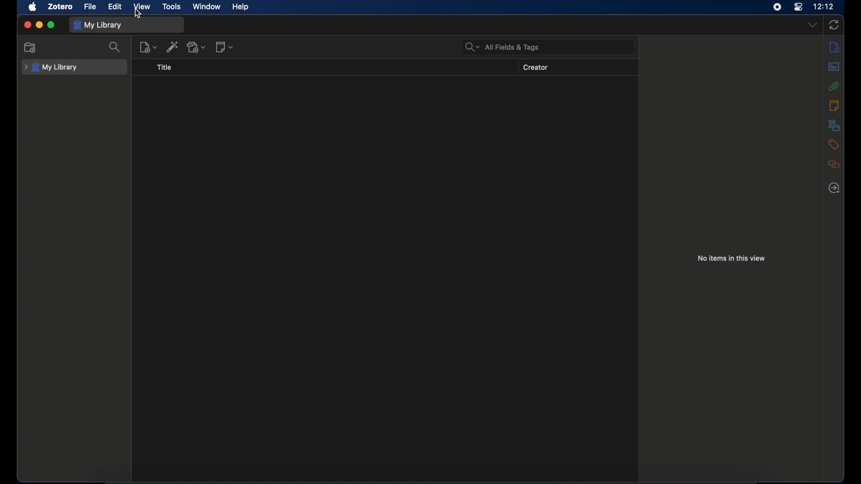 The height and width of the screenshot is (484, 861). Describe the element at coordinates (835, 48) in the screenshot. I see `info` at that location.